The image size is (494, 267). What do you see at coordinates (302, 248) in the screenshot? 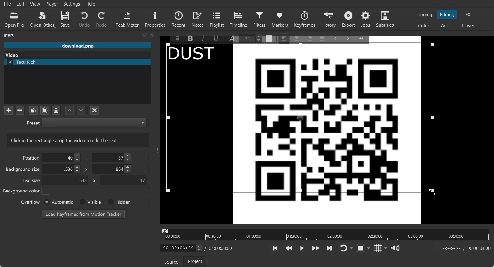
I see `Toggle play` at bounding box center [302, 248].